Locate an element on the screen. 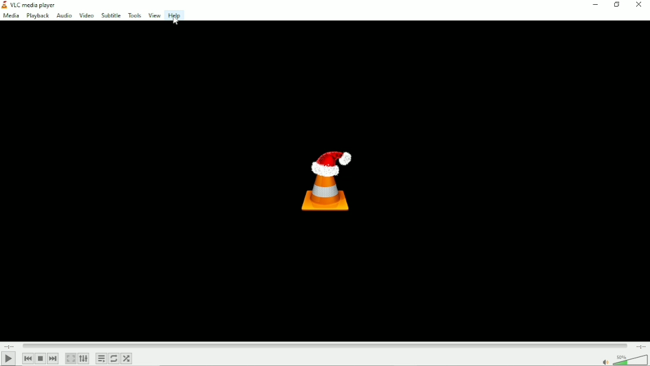 The image size is (650, 366). Play duration is located at coordinates (324, 346).